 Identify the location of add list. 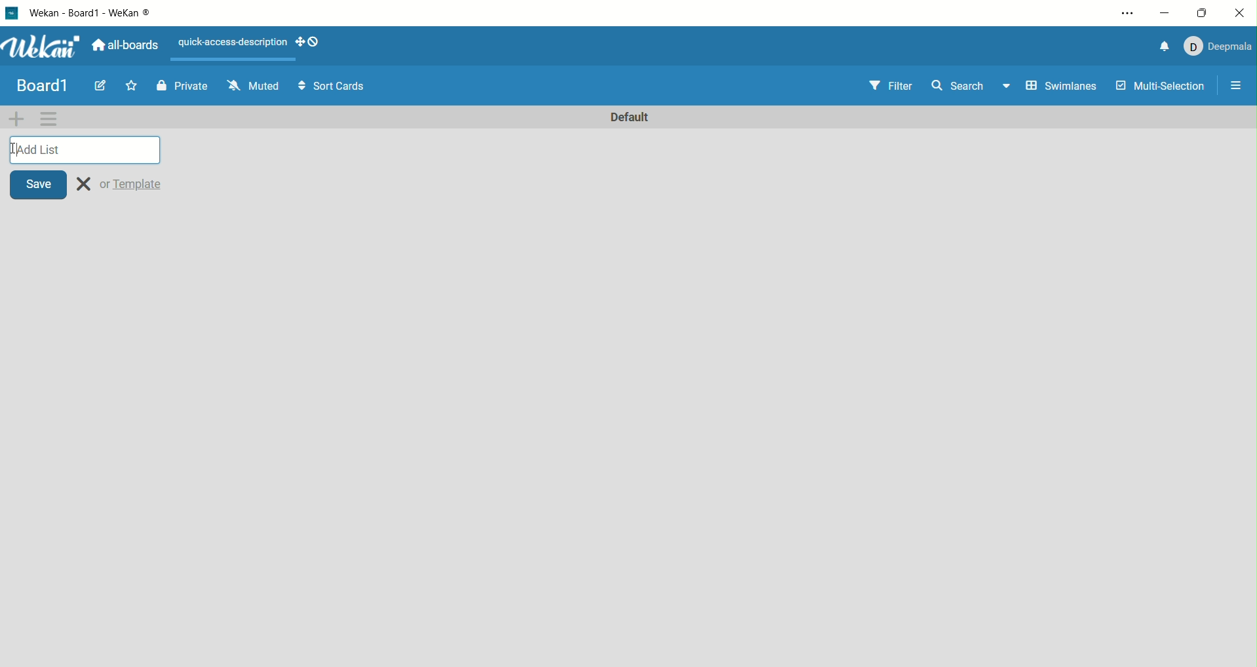
(86, 149).